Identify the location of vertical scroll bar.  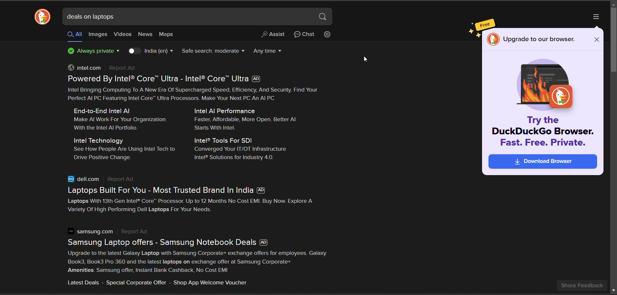
(613, 41).